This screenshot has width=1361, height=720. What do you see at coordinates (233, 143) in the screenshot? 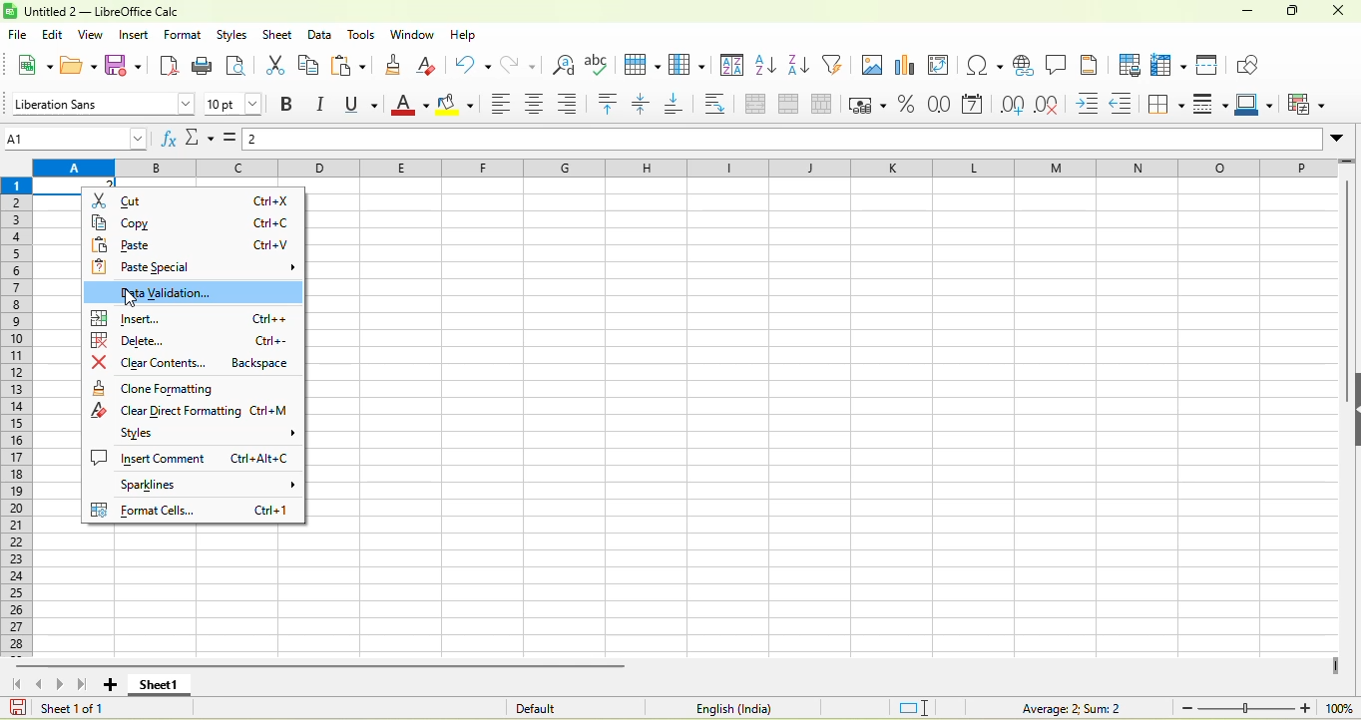
I see `formula` at bounding box center [233, 143].